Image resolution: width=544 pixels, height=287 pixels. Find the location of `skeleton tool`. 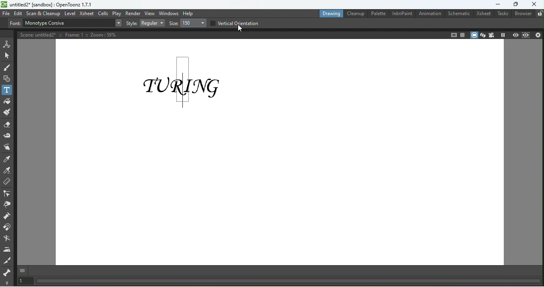

skeleton tool is located at coordinates (7, 272).